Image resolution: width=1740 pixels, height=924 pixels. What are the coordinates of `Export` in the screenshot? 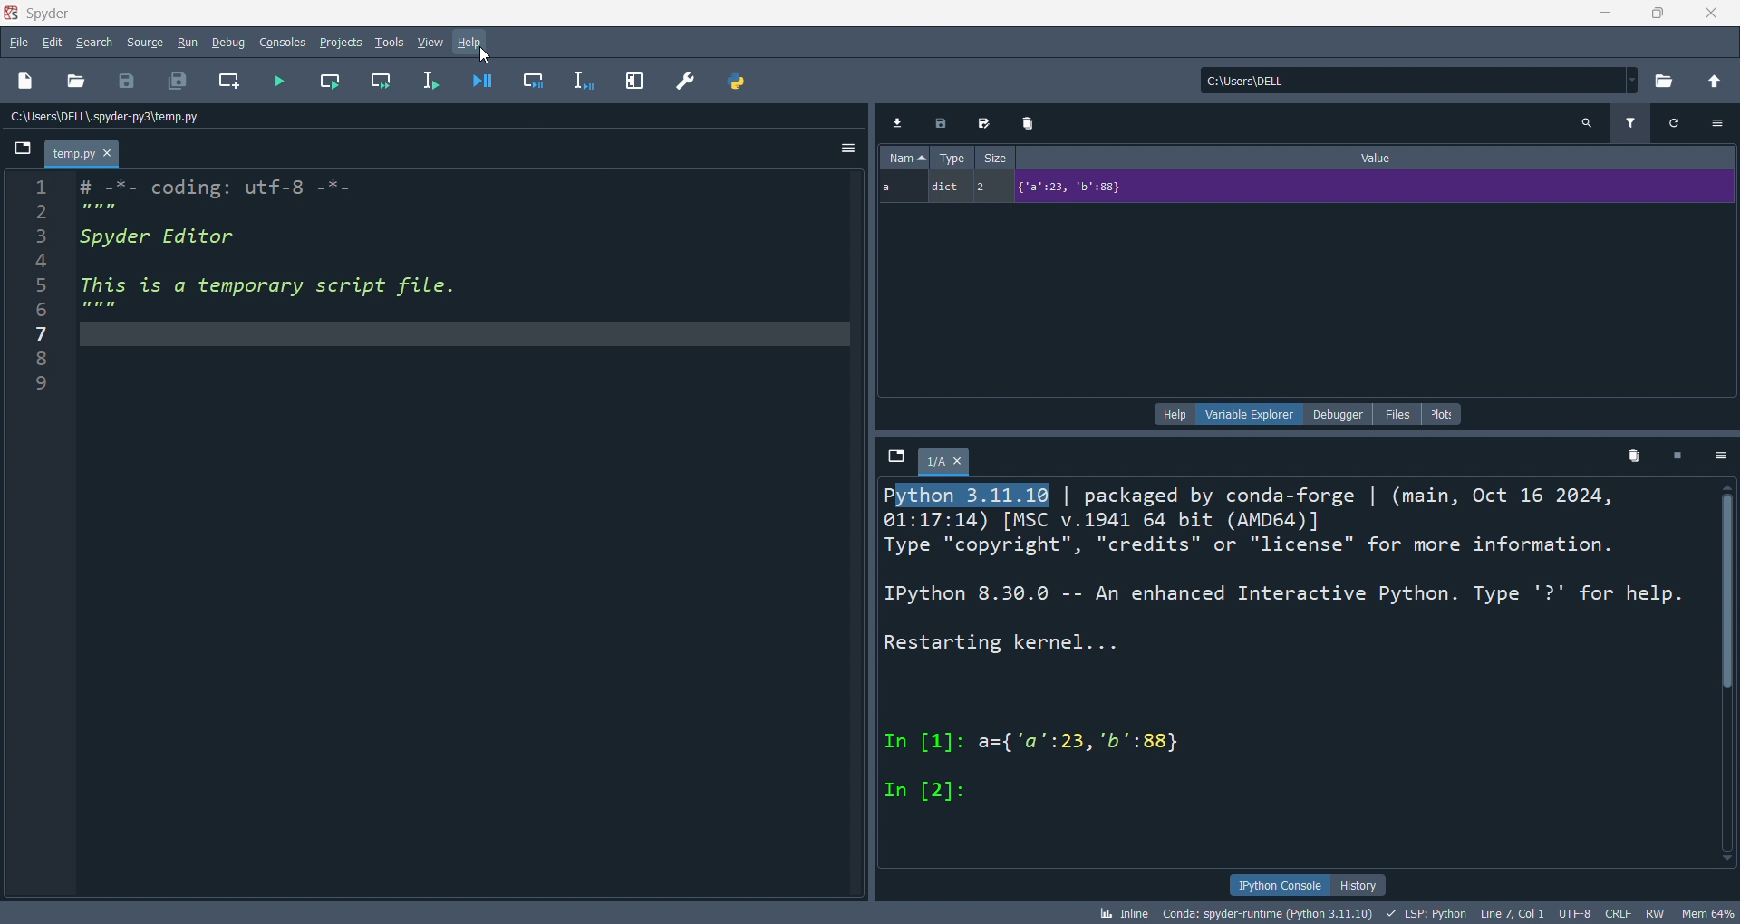 It's located at (941, 121).